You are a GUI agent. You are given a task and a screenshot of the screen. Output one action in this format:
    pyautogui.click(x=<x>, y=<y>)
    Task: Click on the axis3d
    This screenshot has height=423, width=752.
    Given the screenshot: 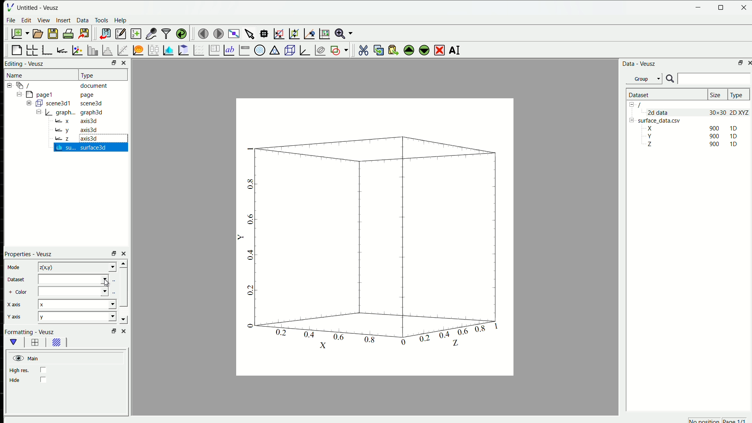 What is the action you would take?
    pyautogui.click(x=89, y=130)
    